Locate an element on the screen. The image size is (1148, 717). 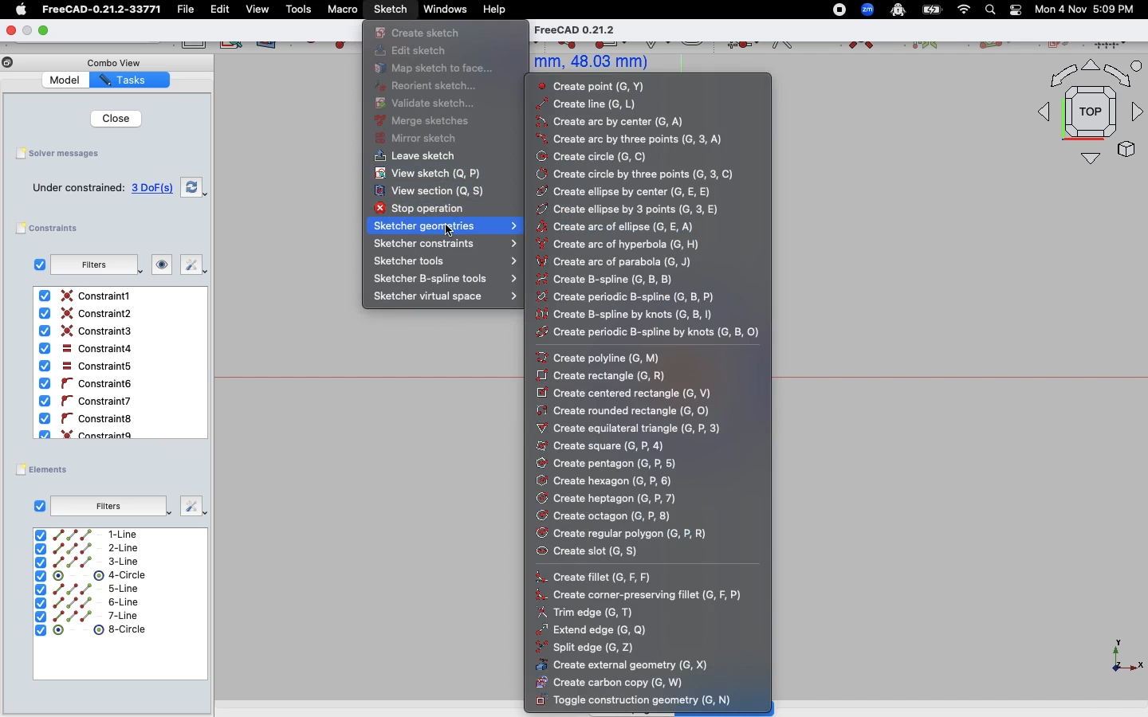
Constraint1 is located at coordinates (88, 296).